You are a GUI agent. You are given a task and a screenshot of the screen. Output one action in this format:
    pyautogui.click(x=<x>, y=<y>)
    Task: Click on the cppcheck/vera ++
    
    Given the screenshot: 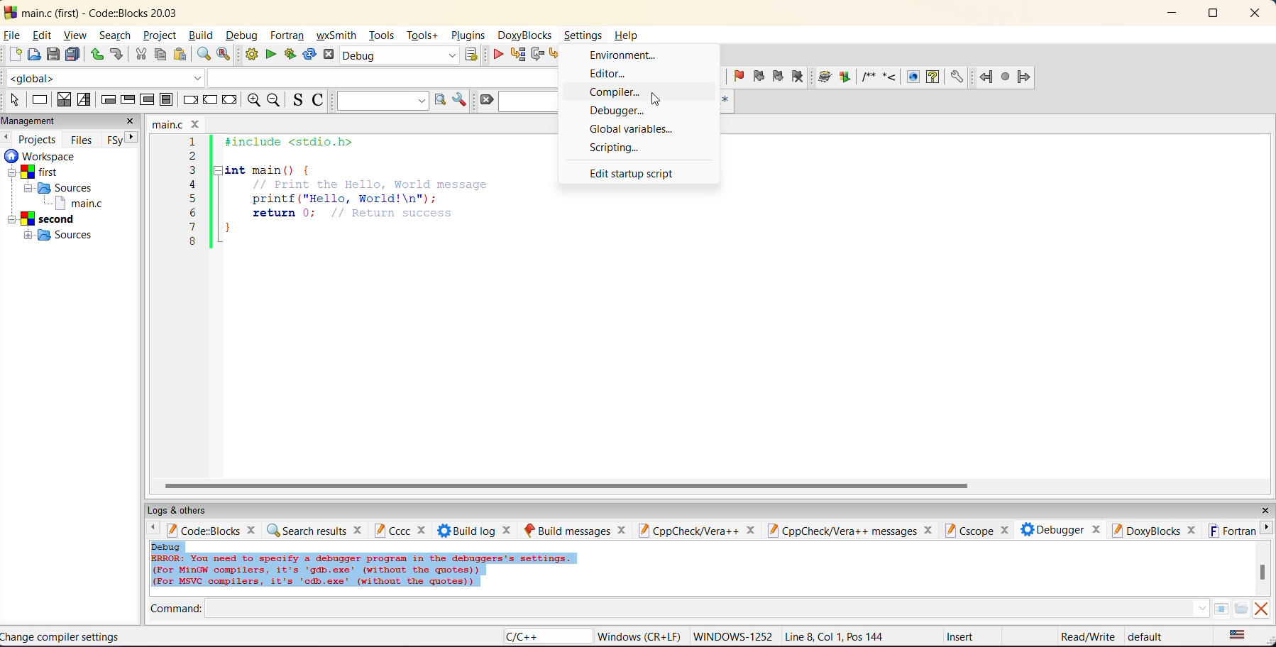 What is the action you would take?
    pyautogui.click(x=695, y=528)
    